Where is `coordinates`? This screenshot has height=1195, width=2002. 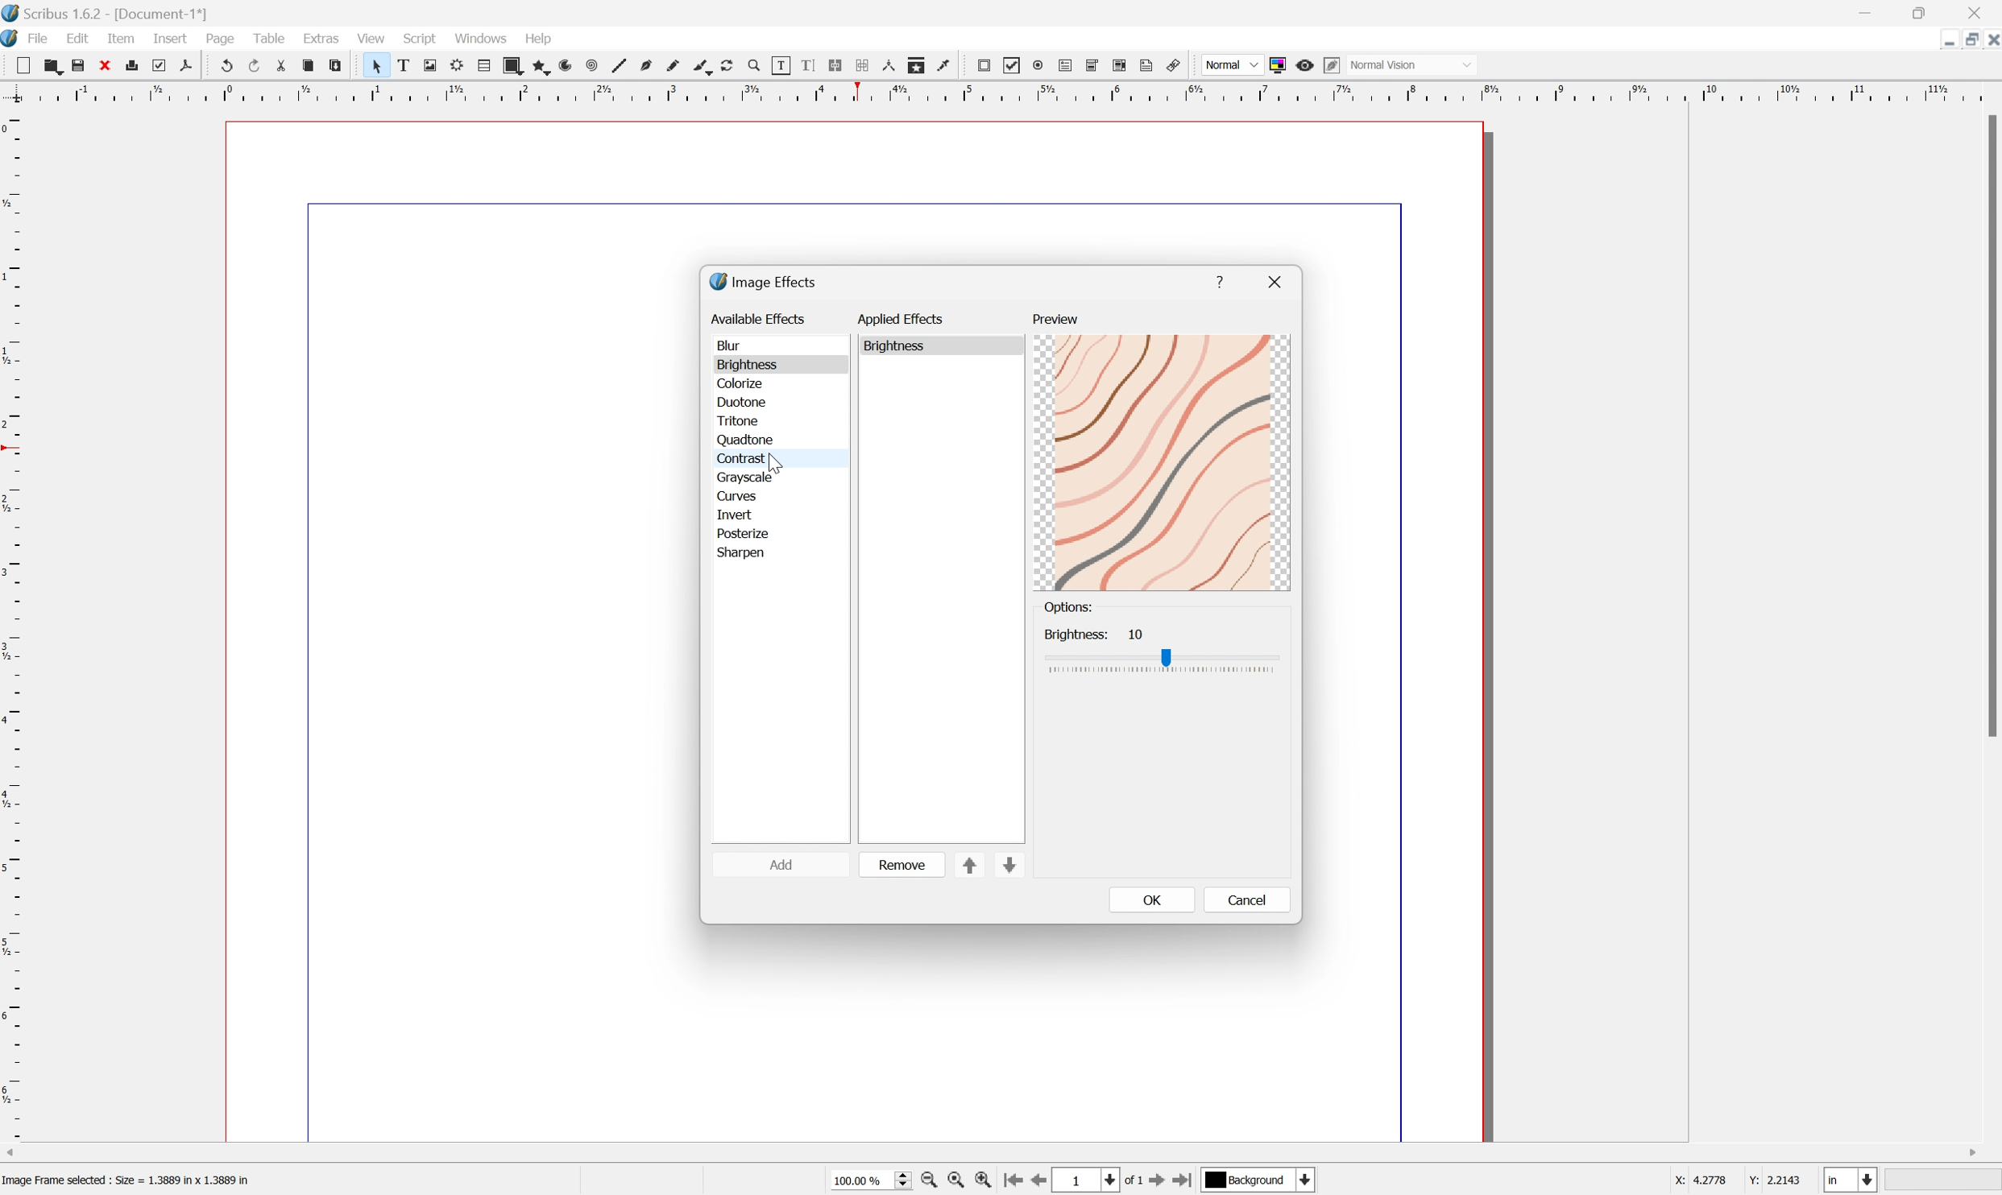
coordinates is located at coordinates (1738, 1183).